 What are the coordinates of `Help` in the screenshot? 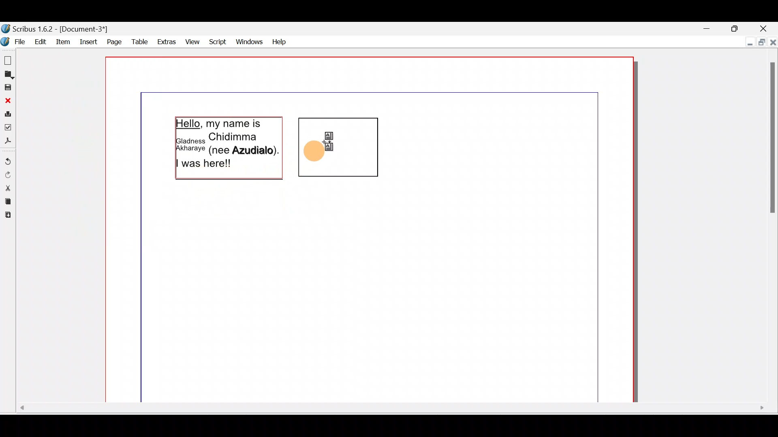 It's located at (280, 41).